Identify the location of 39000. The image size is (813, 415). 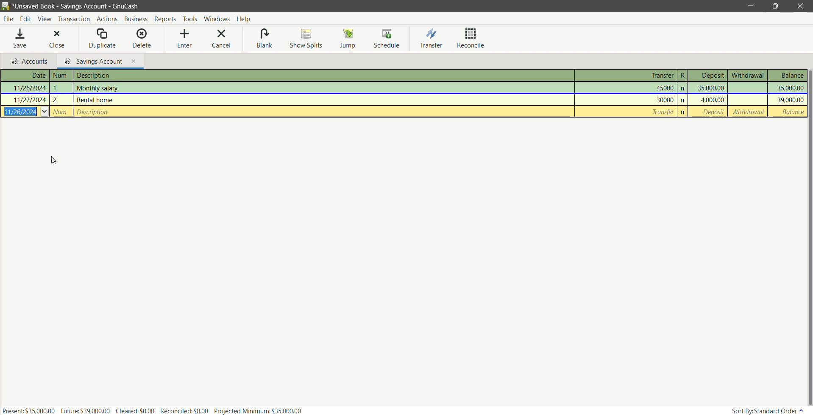
(787, 100).